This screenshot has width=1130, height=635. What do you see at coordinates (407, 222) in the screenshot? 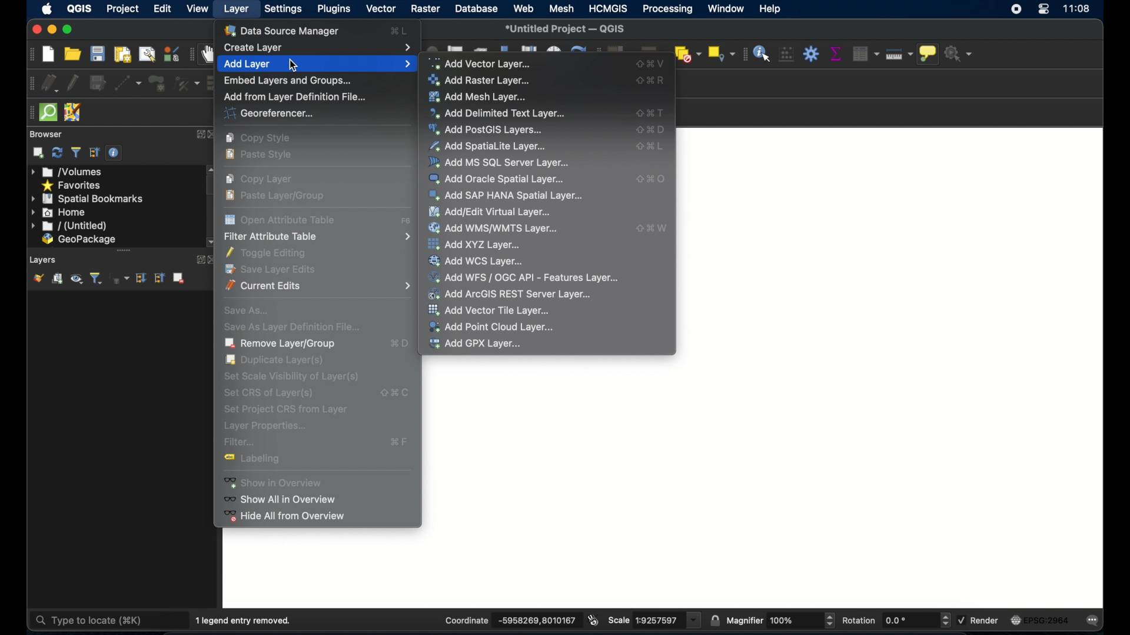
I see `open attribute table` at bounding box center [407, 222].